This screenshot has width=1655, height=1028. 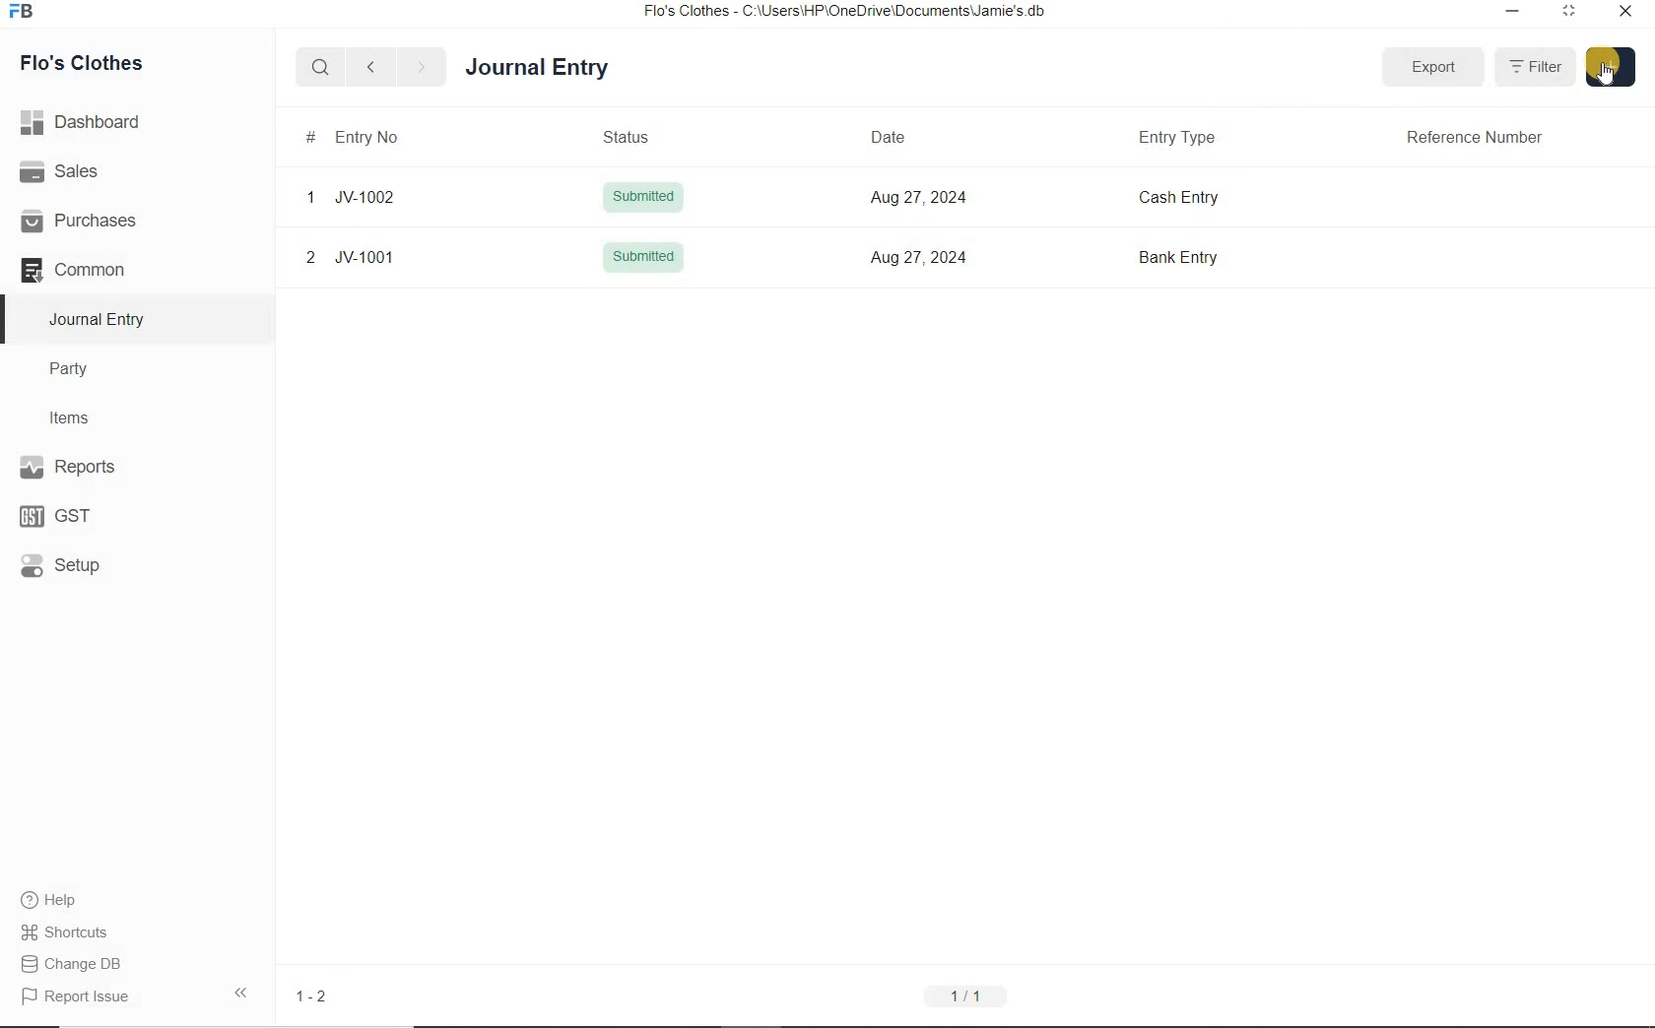 I want to click on Purchases, so click(x=88, y=220).